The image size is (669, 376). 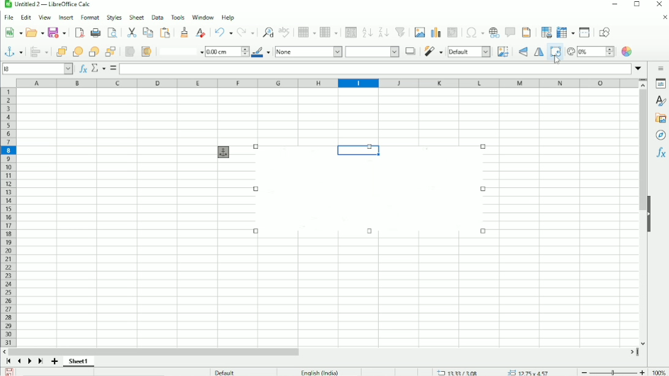 I want to click on Autofilter, so click(x=401, y=32).